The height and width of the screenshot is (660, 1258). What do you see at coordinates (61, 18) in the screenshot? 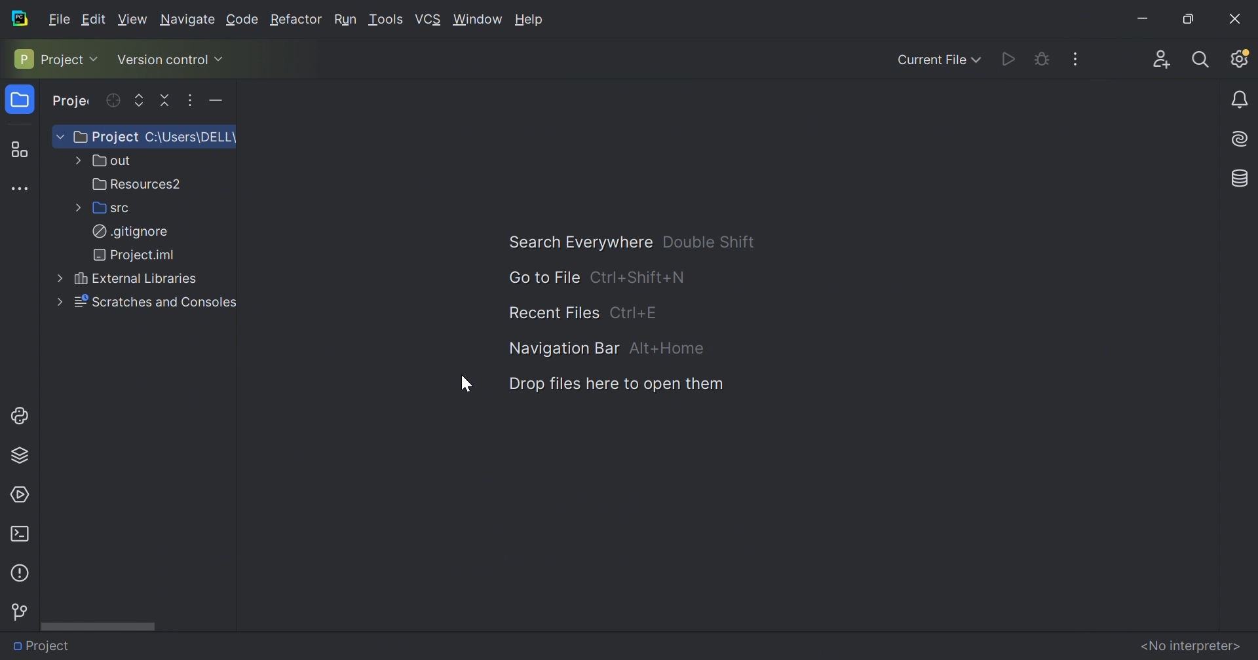
I see `Fiele` at bounding box center [61, 18].